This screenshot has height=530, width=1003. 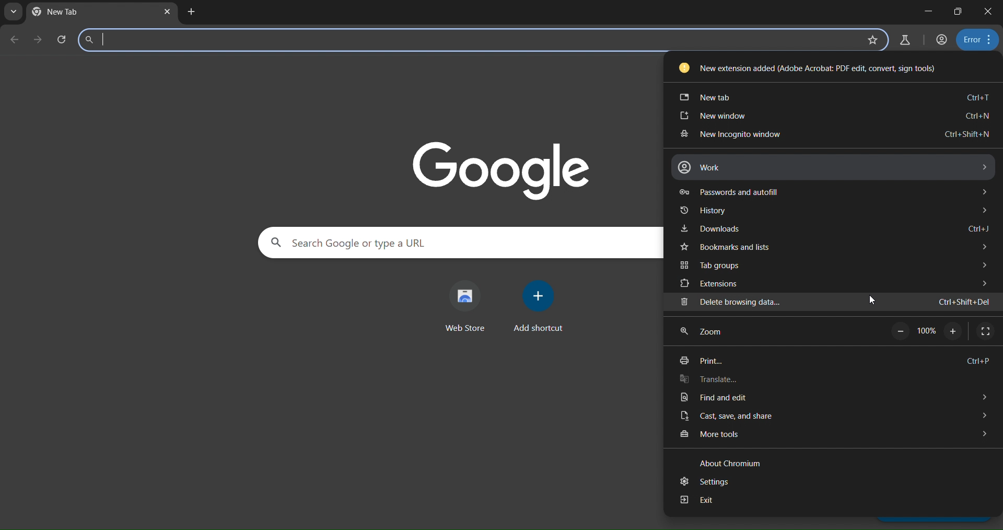 What do you see at coordinates (469, 39) in the screenshot?
I see `Search Google or type a URL` at bounding box center [469, 39].